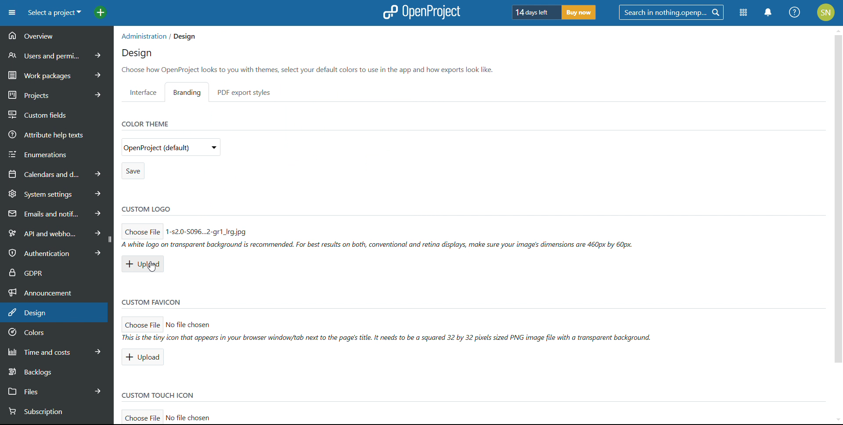  I want to click on open sidebar menu, so click(12, 13).